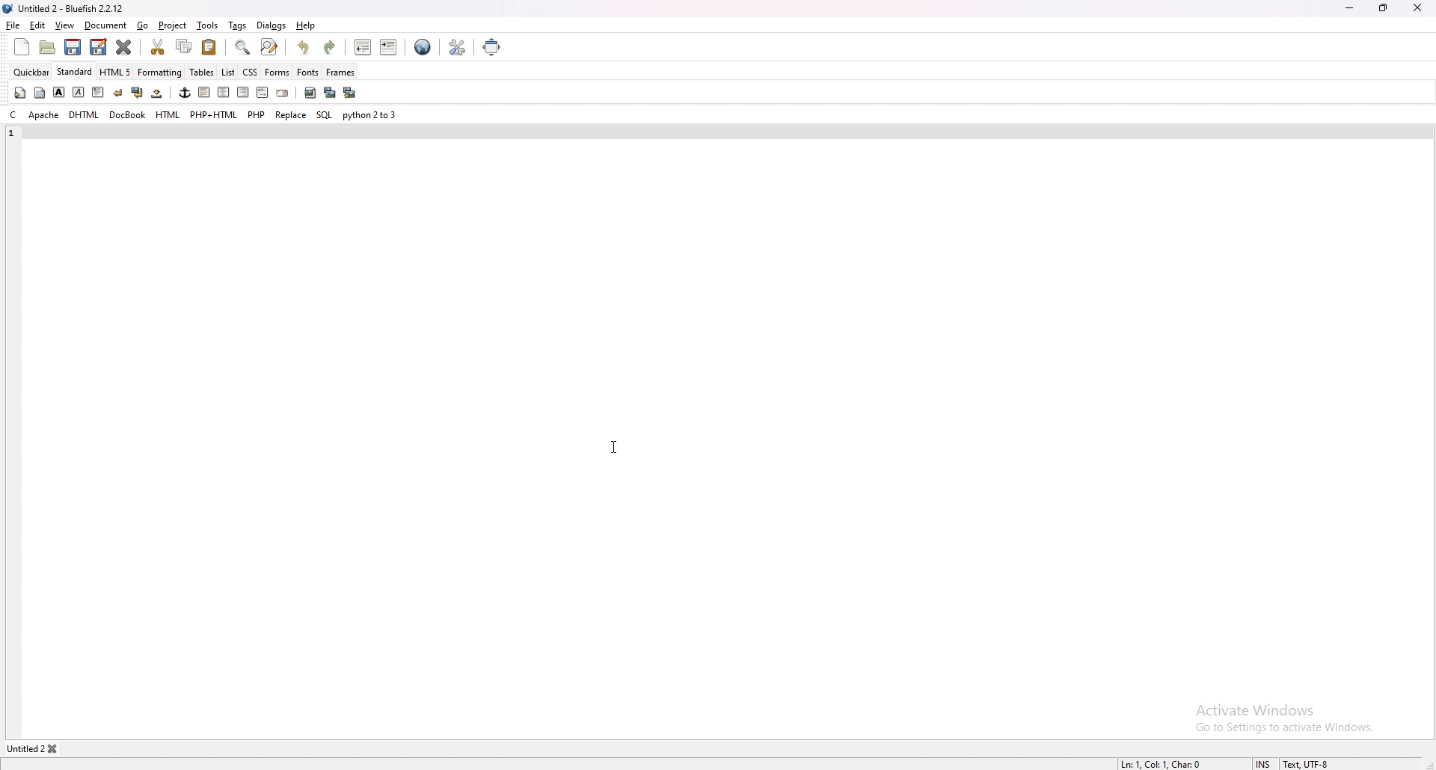 The height and width of the screenshot is (770, 1436). I want to click on email, so click(282, 93).